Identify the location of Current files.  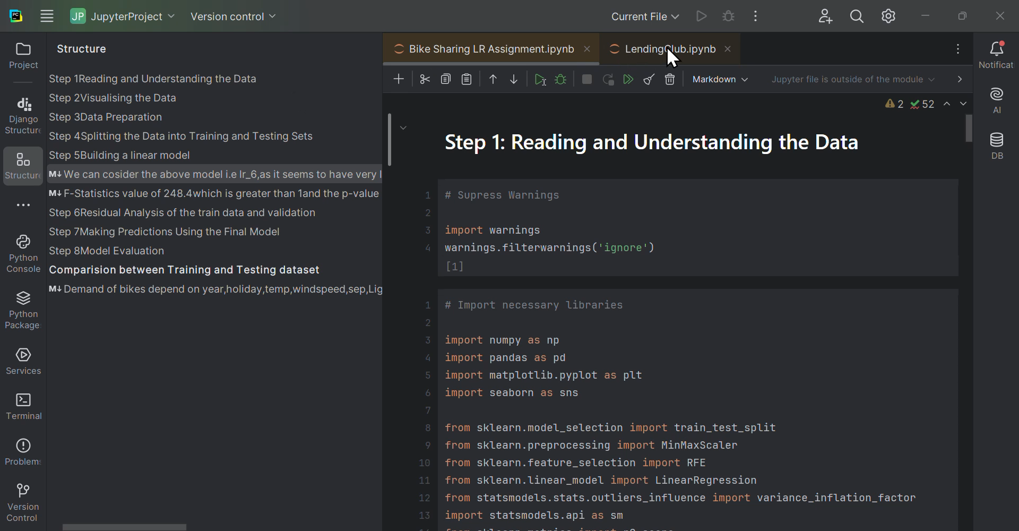
(645, 13).